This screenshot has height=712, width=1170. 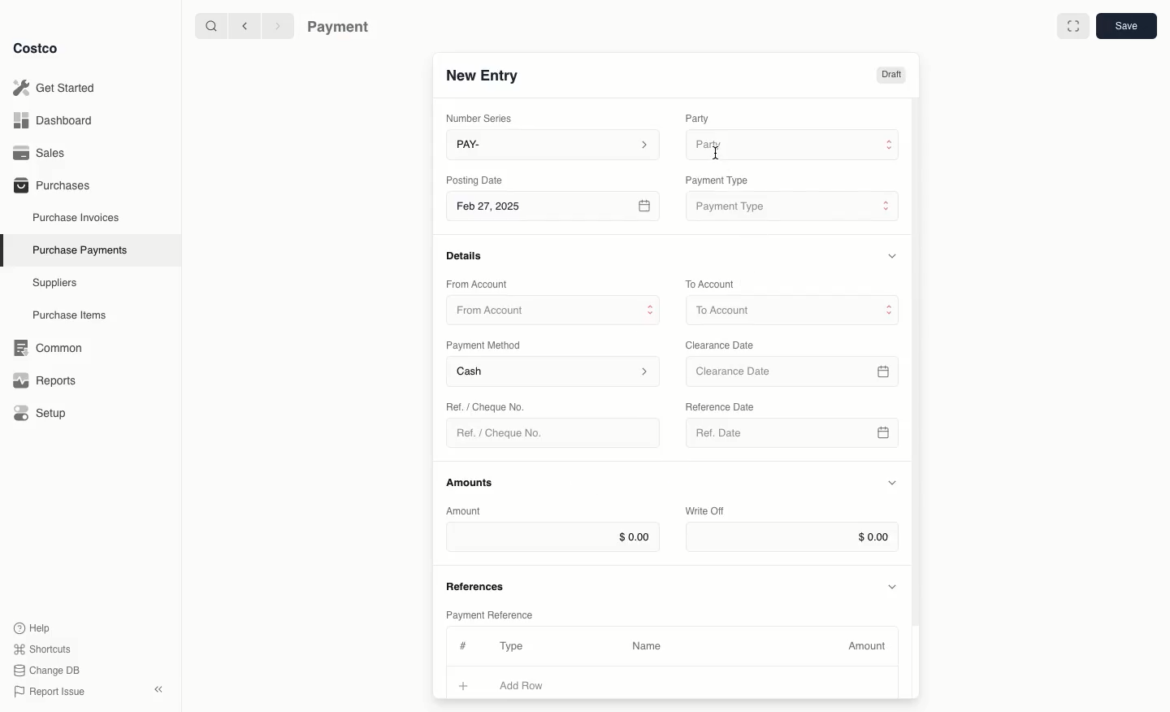 What do you see at coordinates (796, 142) in the screenshot?
I see `Party` at bounding box center [796, 142].